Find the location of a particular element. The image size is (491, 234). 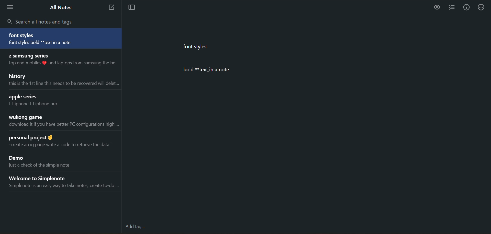

insert checklist is located at coordinates (452, 8).